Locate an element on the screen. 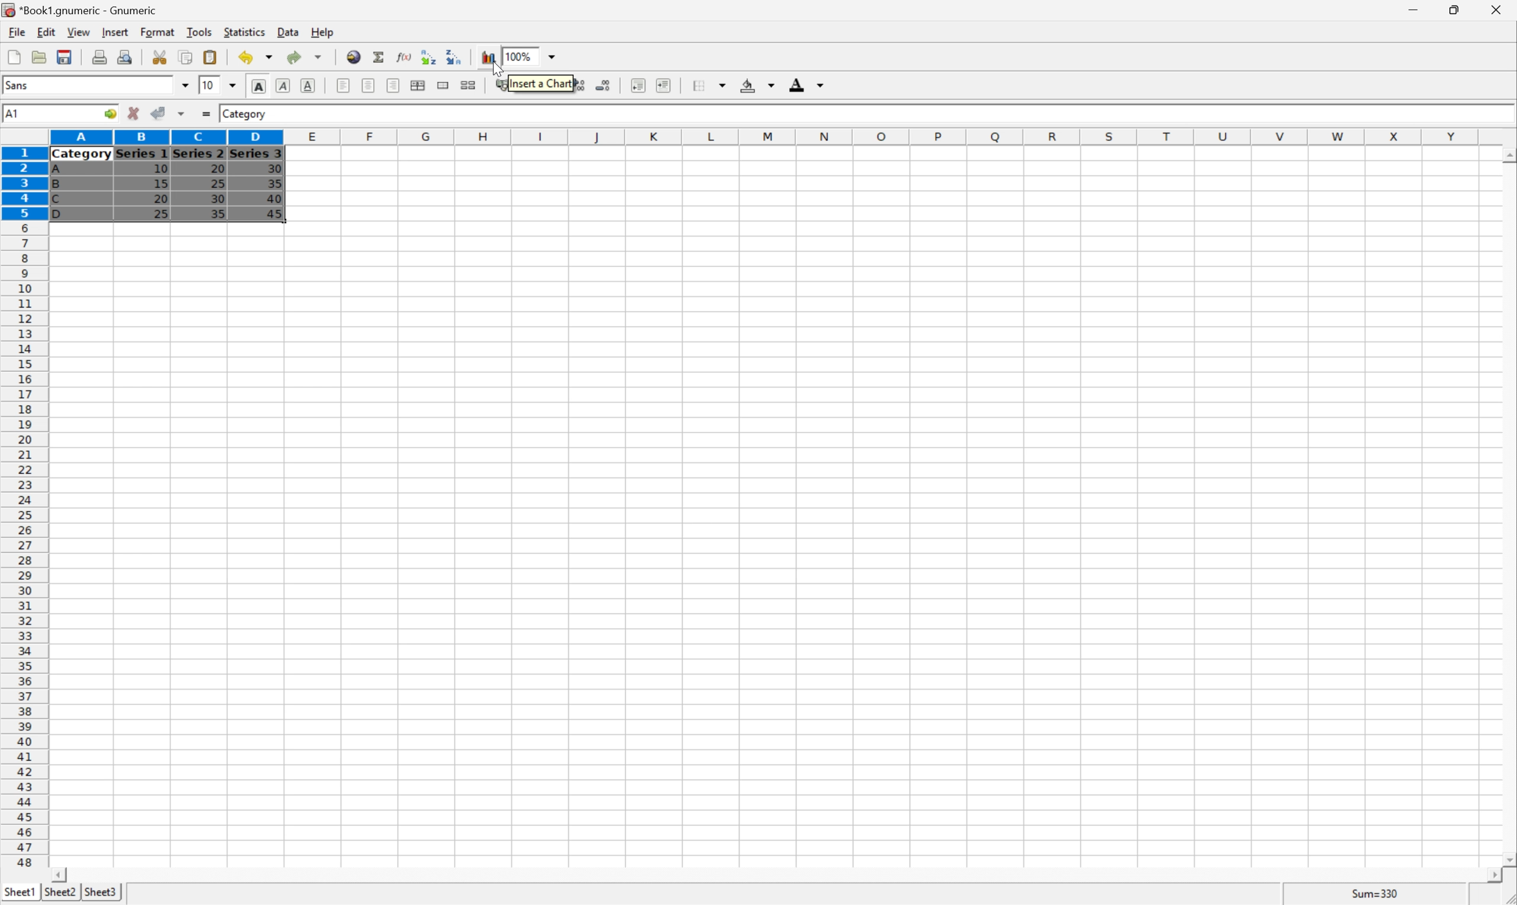 This screenshot has height=905, width=1517. Sort the selected region in descending order based on the first column selected is located at coordinates (453, 56).